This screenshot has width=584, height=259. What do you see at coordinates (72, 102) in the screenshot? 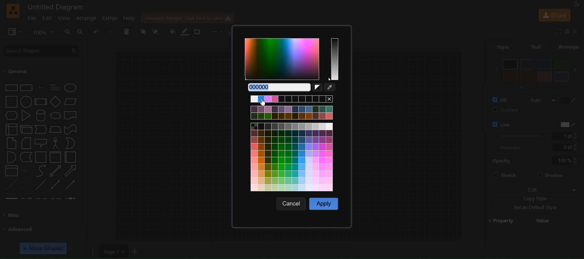
I see `parallelogram` at bounding box center [72, 102].